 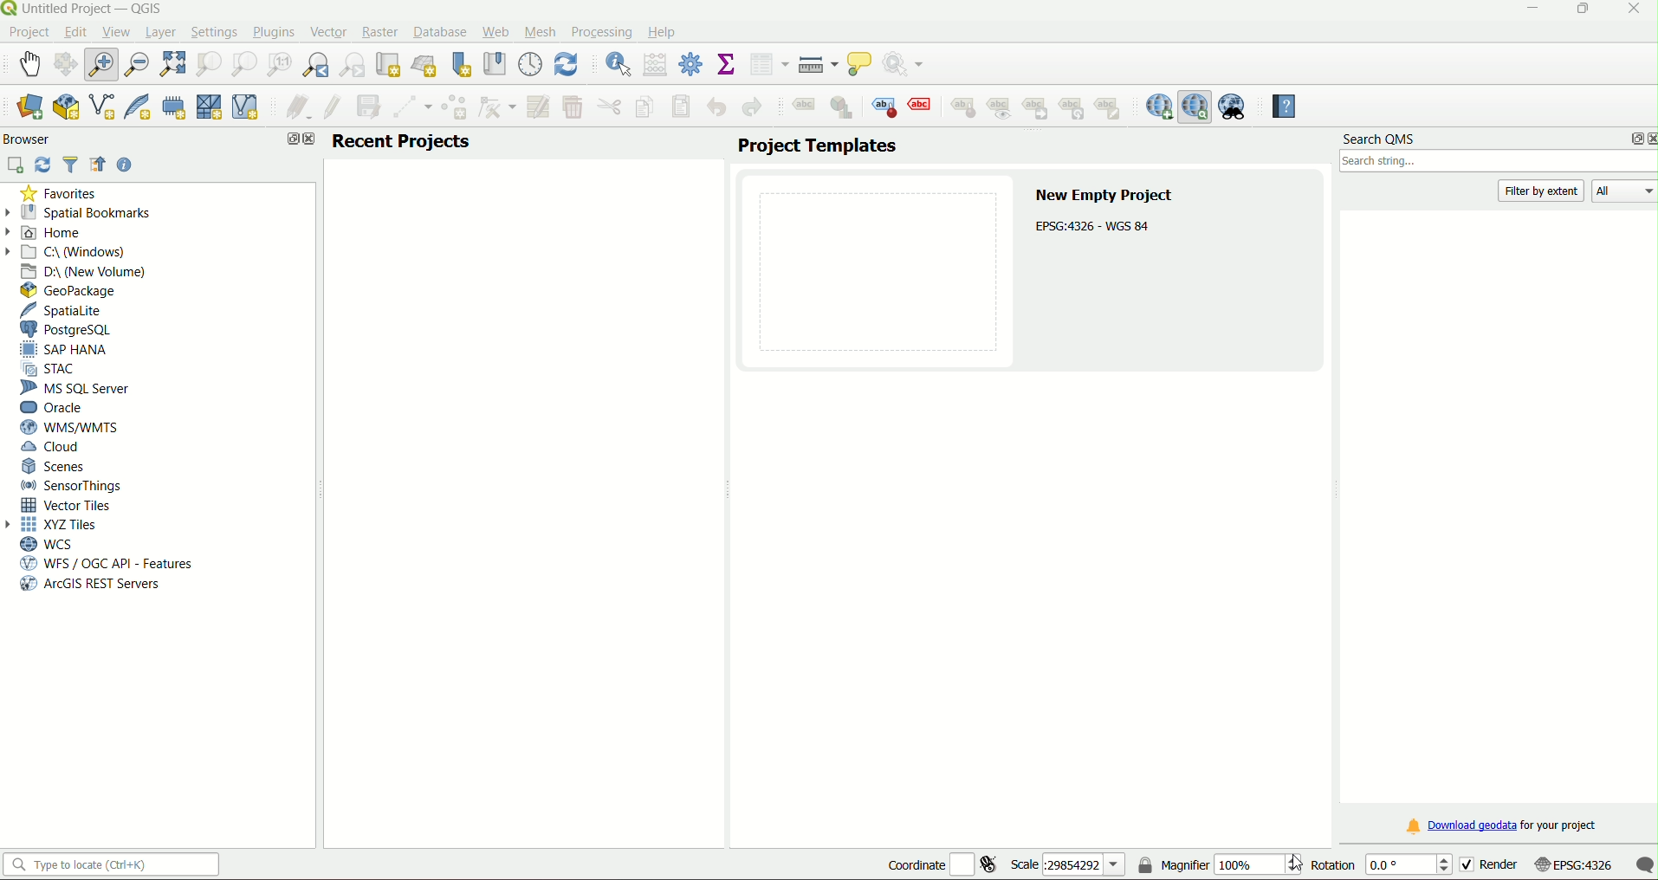 I want to click on paste features, so click(x=680, y=107).